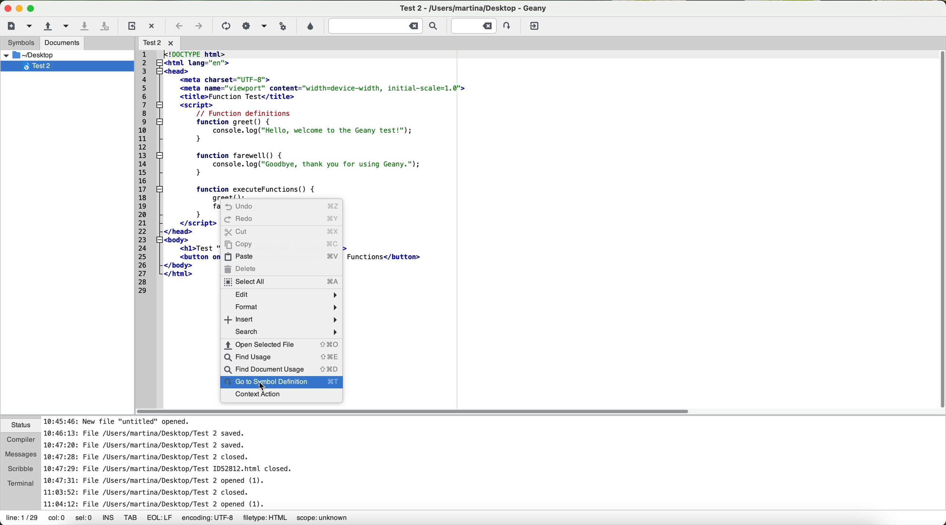  I want to click on maximize, so click(32, 9).